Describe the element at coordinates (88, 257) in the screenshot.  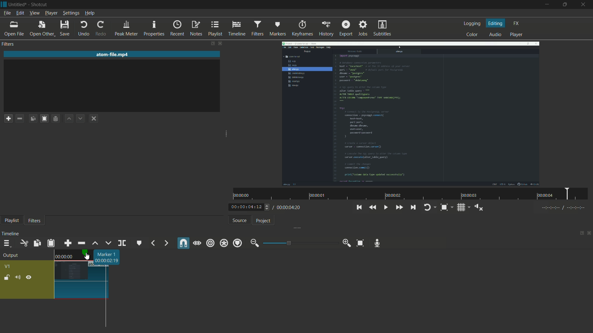
I see `cursor` at that location.